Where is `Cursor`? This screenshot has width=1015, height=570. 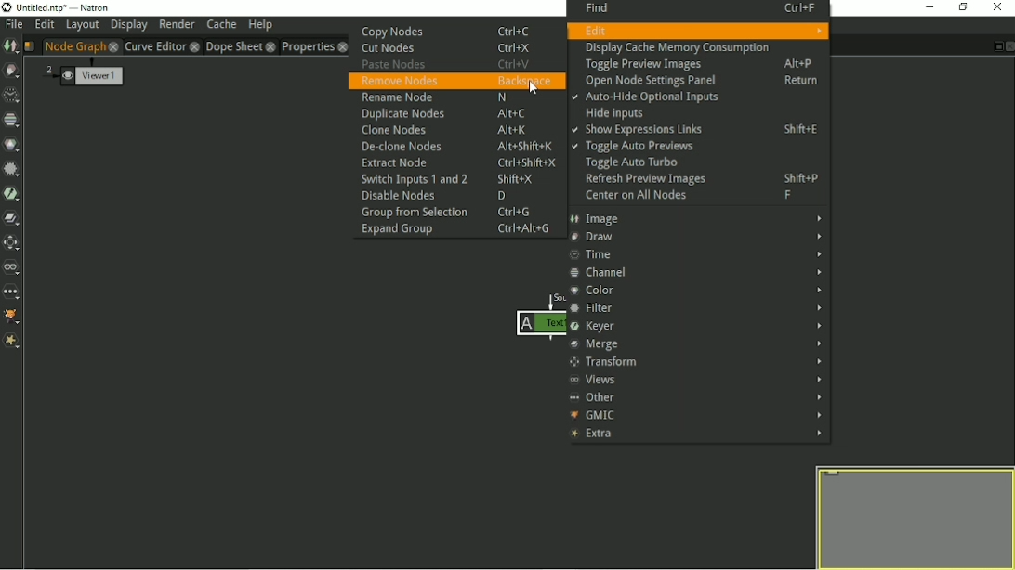
Cursor is located at coordinates (529, 88).